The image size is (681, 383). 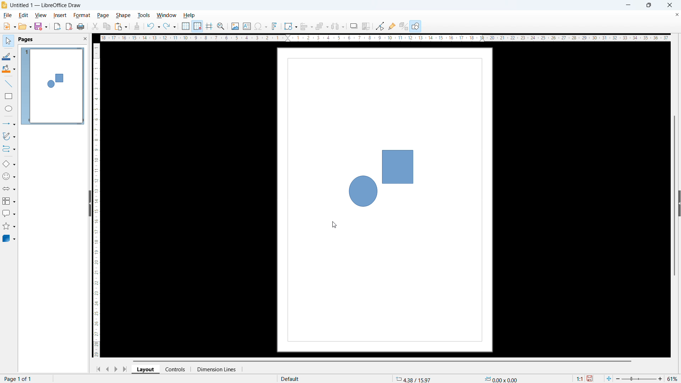 What do you see at coordinates (221, 27) in the screenshot?
I see `zoom` at bounding box center [221, 27].